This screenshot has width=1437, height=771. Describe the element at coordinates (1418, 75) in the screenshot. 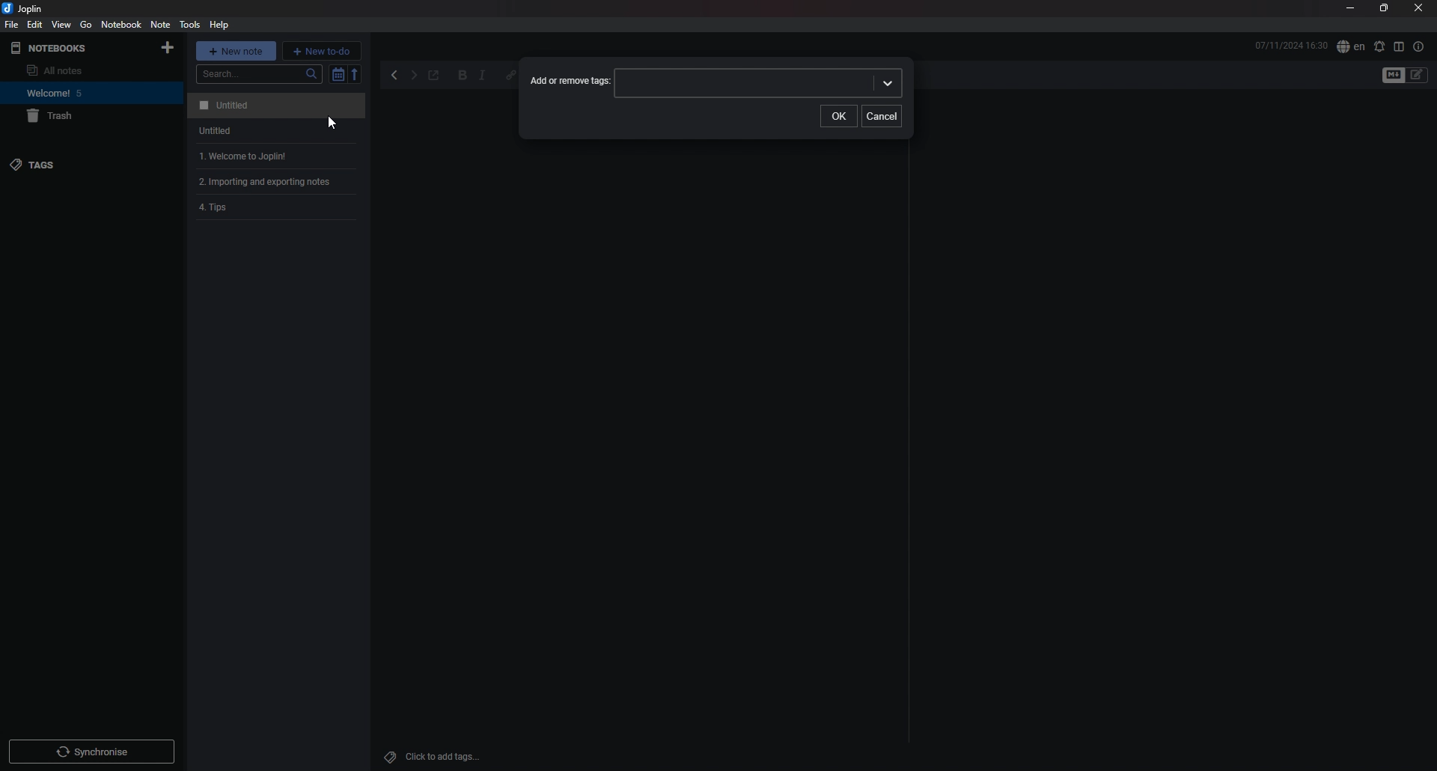

I see `toggle editors` at that location.